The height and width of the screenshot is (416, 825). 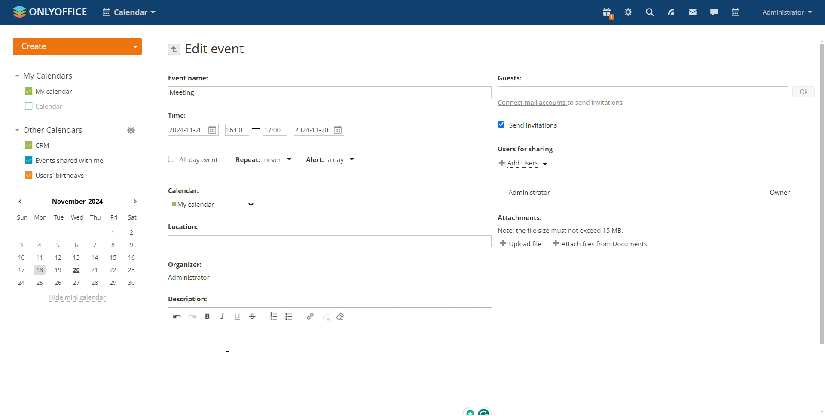 I want to click on events shared with me, so click(x=64, y=160).